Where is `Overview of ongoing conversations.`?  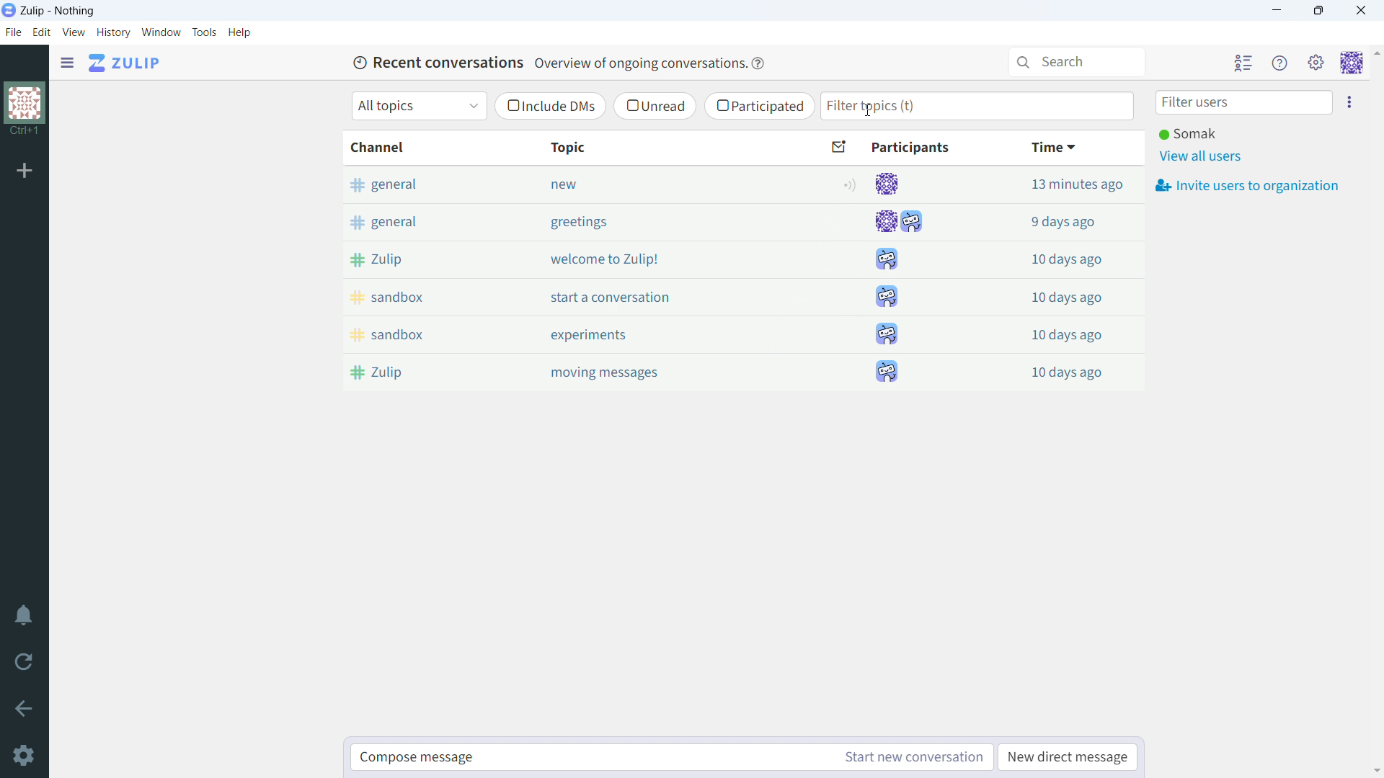 Overview of ongoing conversations. is located at coordinates (638, 63).